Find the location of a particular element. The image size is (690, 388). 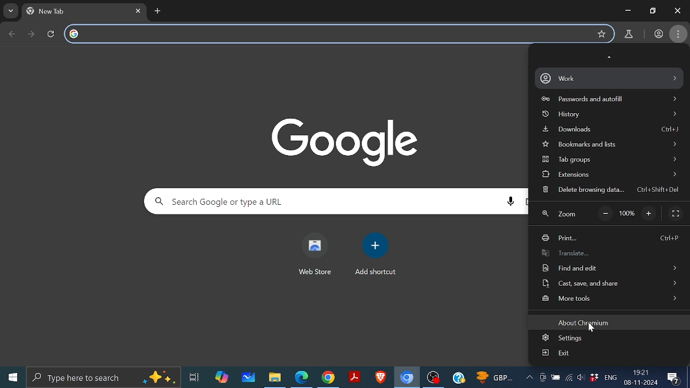

GBP is located at coordinates (496, 378).